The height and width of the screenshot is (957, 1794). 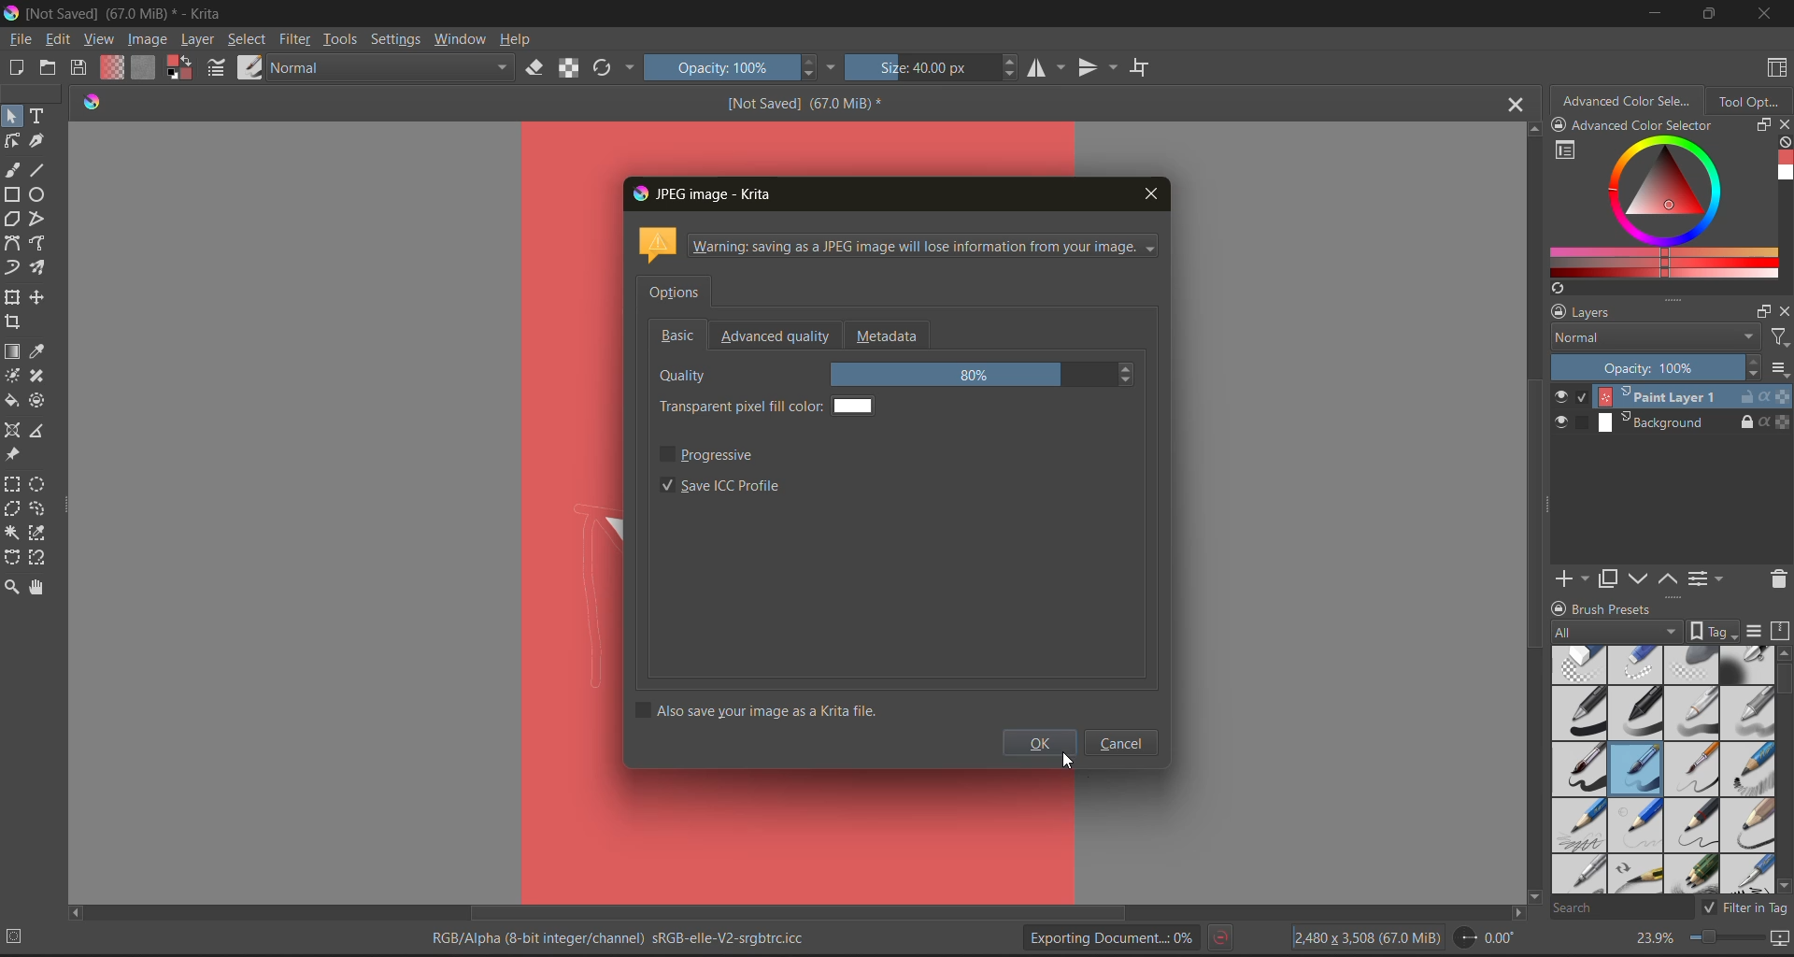 I want to click on Brush presets, so click(x=1642, y=609).